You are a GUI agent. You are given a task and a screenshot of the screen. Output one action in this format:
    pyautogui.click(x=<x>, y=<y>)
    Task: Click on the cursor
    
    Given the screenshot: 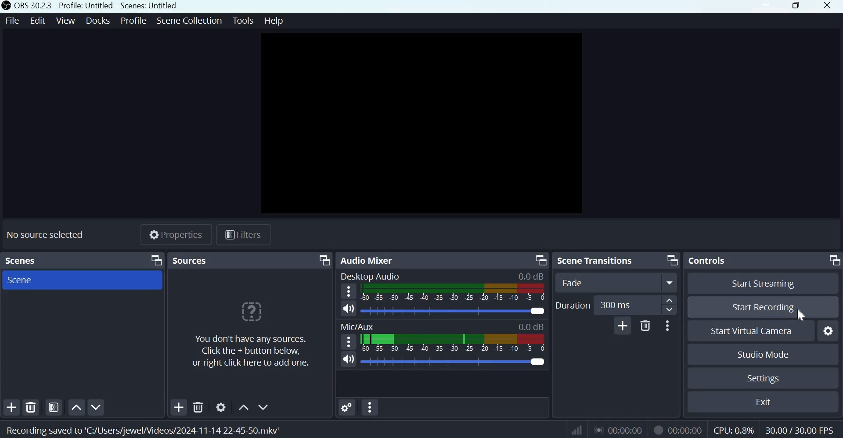 What is the action you would take?
    pyautogui.click(x=803, y=316)
    